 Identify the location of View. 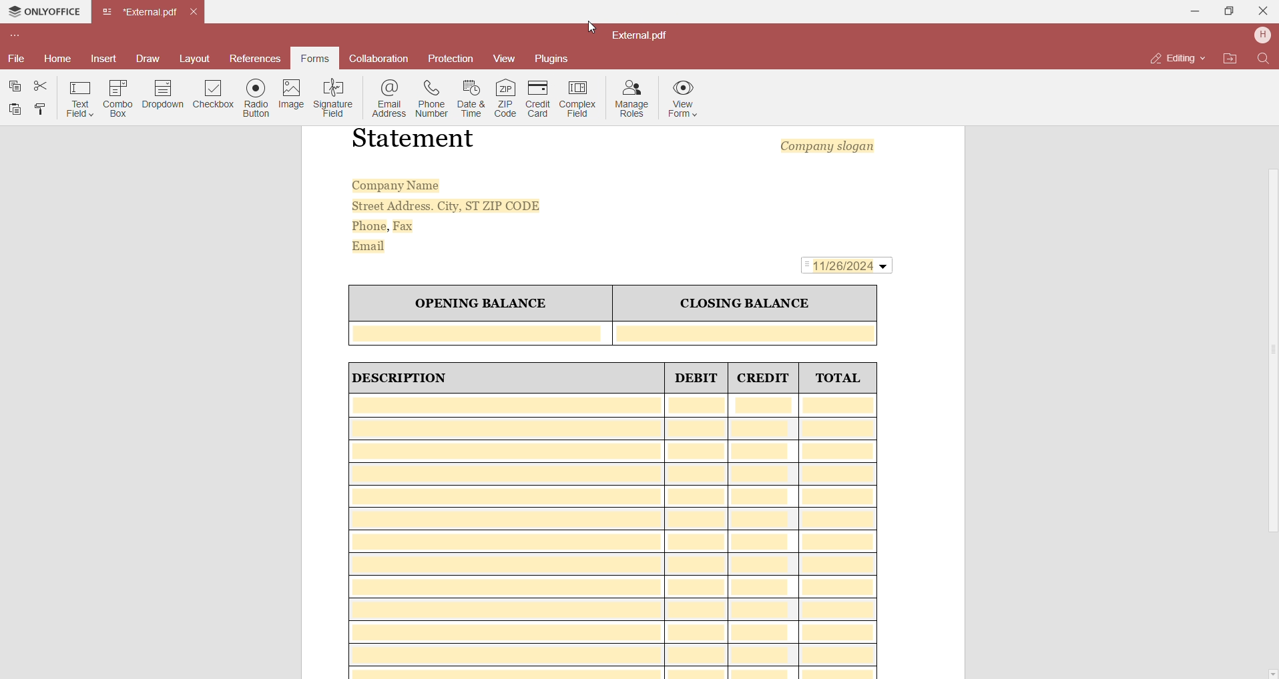
(503, 58).